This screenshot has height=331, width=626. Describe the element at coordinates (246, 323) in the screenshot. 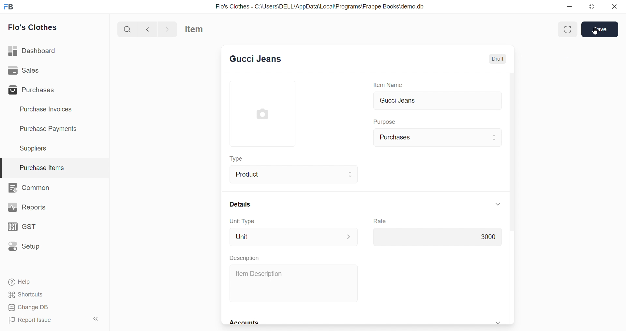

I see `Accounts` at that location.